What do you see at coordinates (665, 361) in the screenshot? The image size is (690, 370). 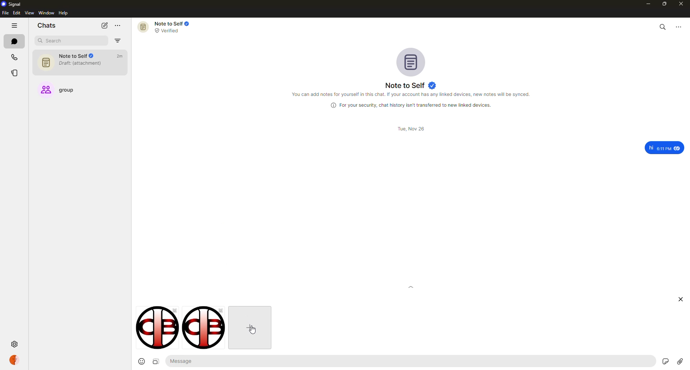 I see `stickers` at bounding box center [665, 361].